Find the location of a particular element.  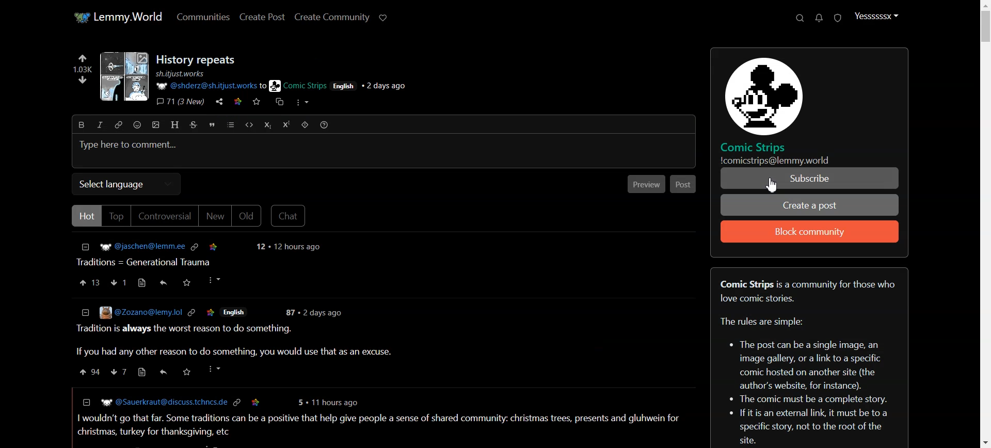

| wouldn't go that far. Some traditions can be a positive that help give people a sense of shared community: christmas trees, presents and gluhwein for
christmas, turkey for thanksgiving, etc is located at coordinates (378, 424).